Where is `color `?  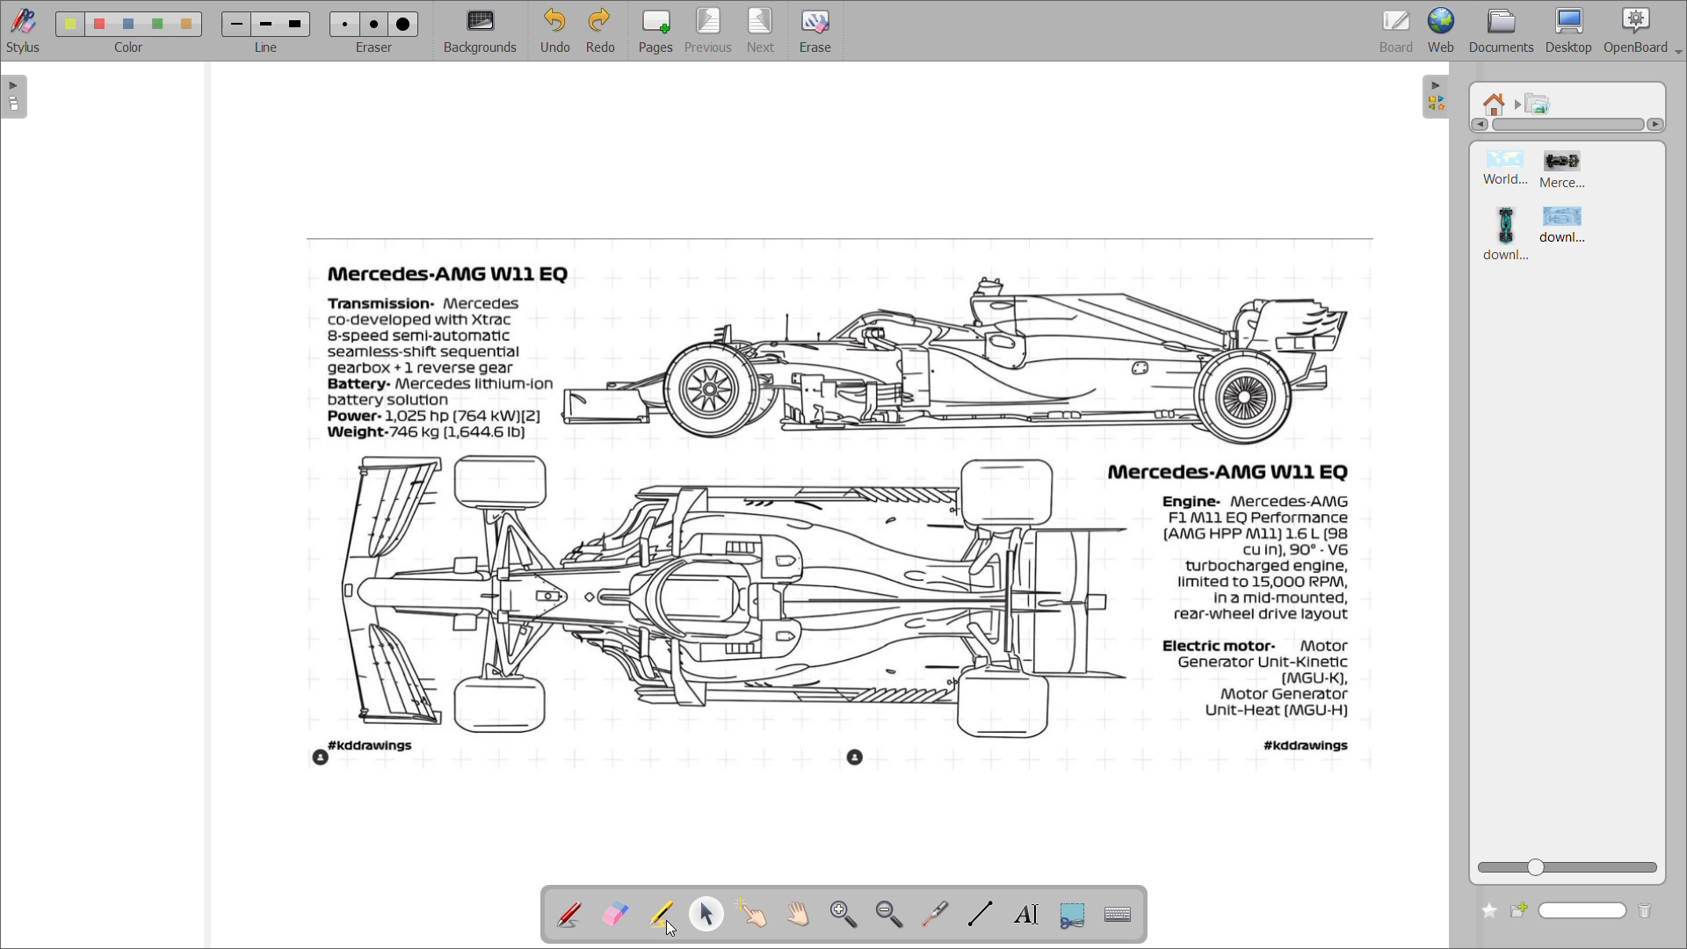 color  is located at coordinates (127, 48).